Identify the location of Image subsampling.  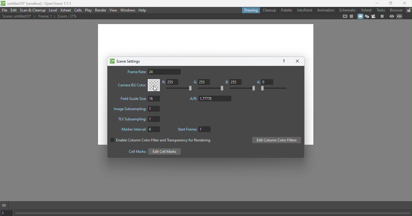
(138, 108).